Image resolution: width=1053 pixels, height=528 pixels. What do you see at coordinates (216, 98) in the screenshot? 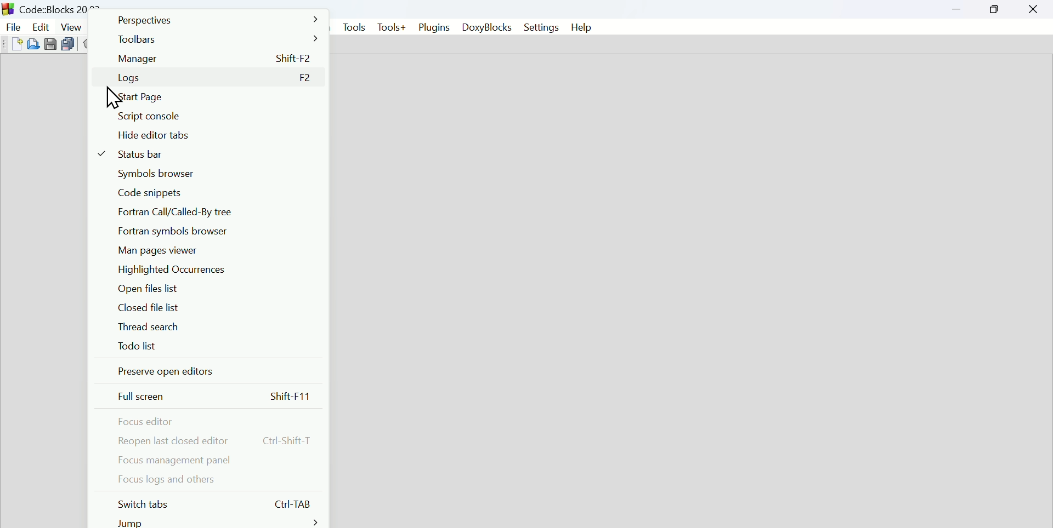
I see `Start page` at bounding box center [216, 98].